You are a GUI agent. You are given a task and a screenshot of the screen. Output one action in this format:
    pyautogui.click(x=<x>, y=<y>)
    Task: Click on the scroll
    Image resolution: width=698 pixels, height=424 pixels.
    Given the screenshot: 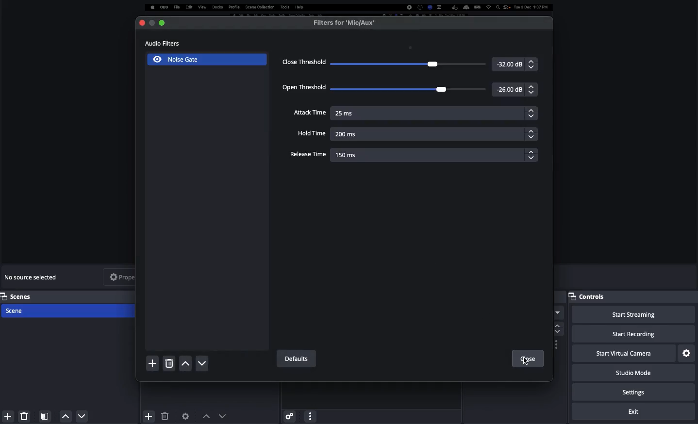 What is the action you would take?
    pyautogui.click(x=556, y=328)
    